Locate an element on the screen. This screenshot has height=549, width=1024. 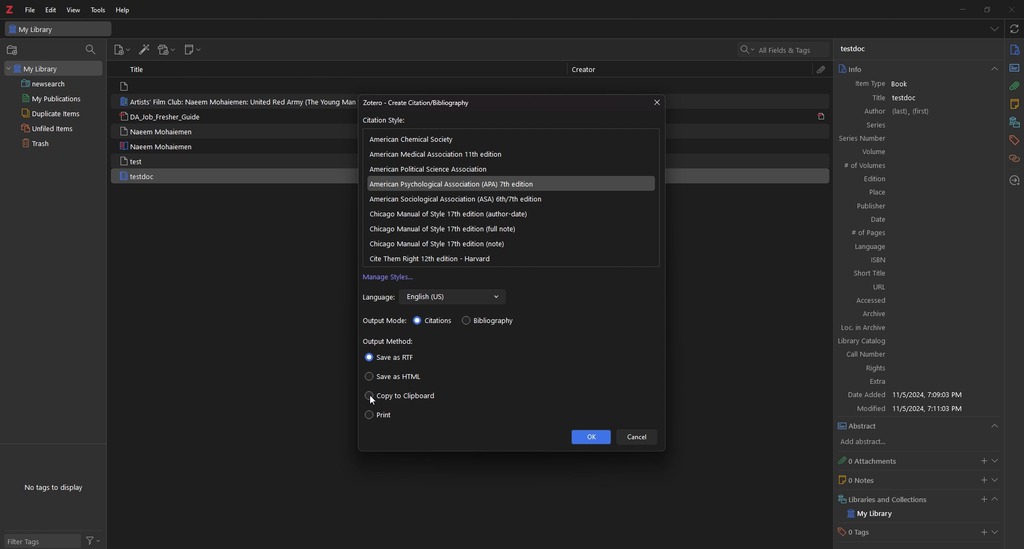
chicago manual of style note is located at coordinates (438, 244).